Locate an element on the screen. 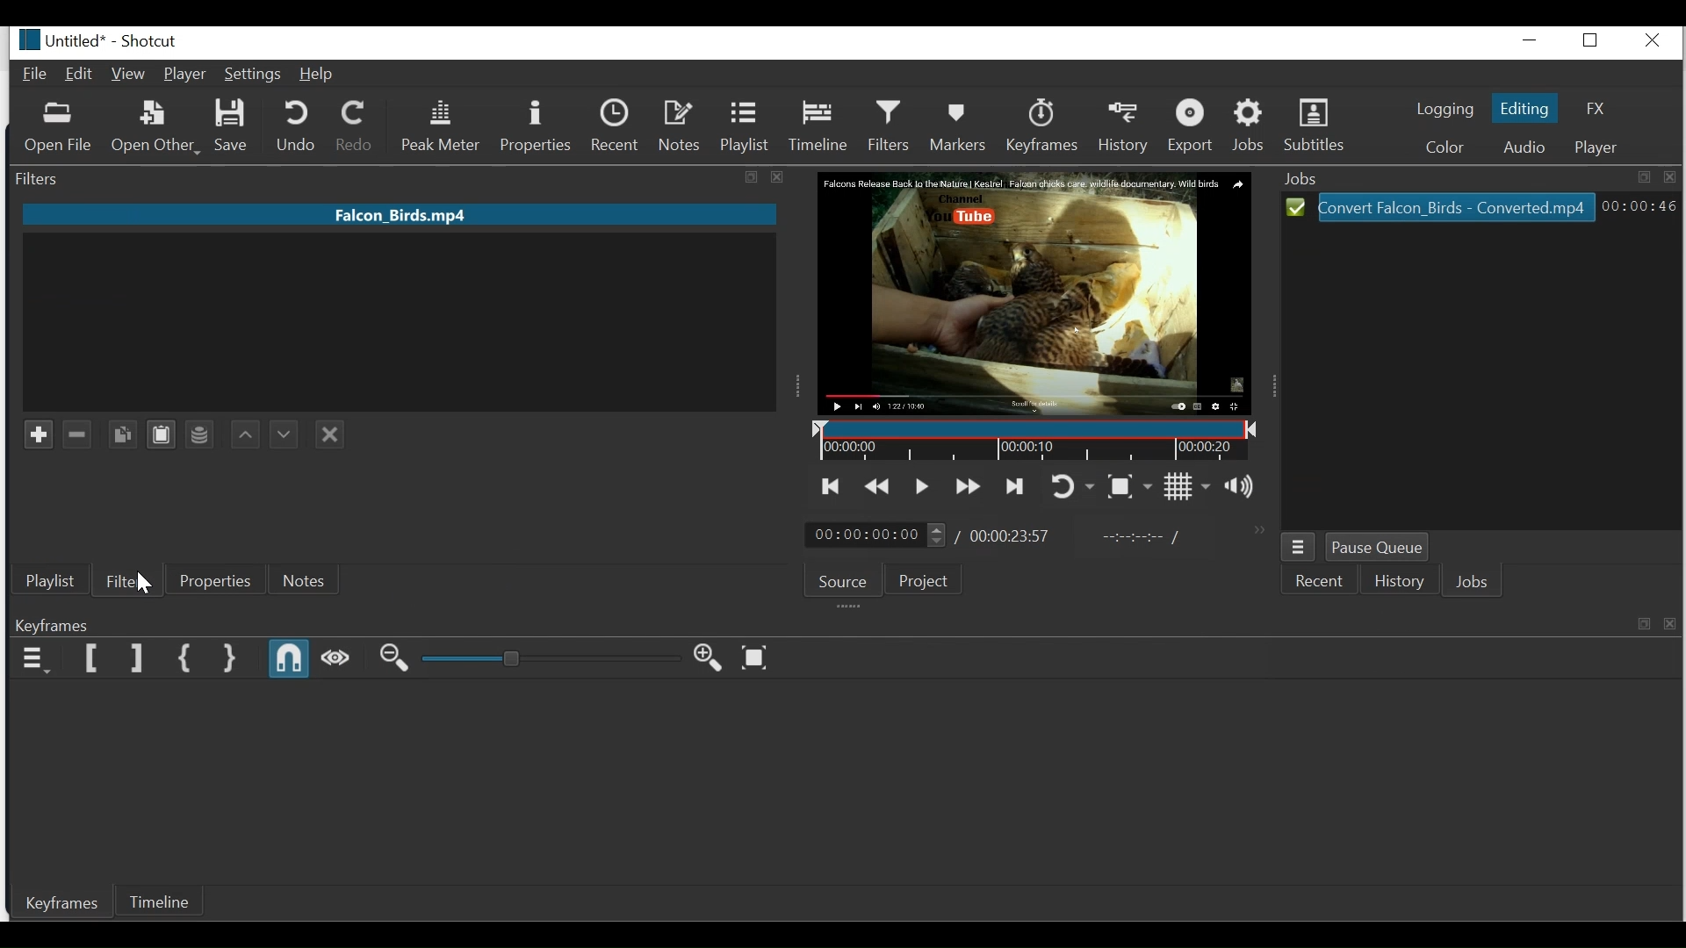 The width and height of the screenshot is (1686, 948). Keyframes is located at coordinates (54, 902).